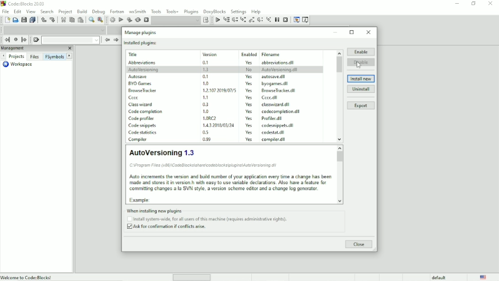 The width and height of the screenshot is (499, 281). Describe the element at coordinates (278, 63) in the screenshot. I see `abbrevations.dll` at that location.